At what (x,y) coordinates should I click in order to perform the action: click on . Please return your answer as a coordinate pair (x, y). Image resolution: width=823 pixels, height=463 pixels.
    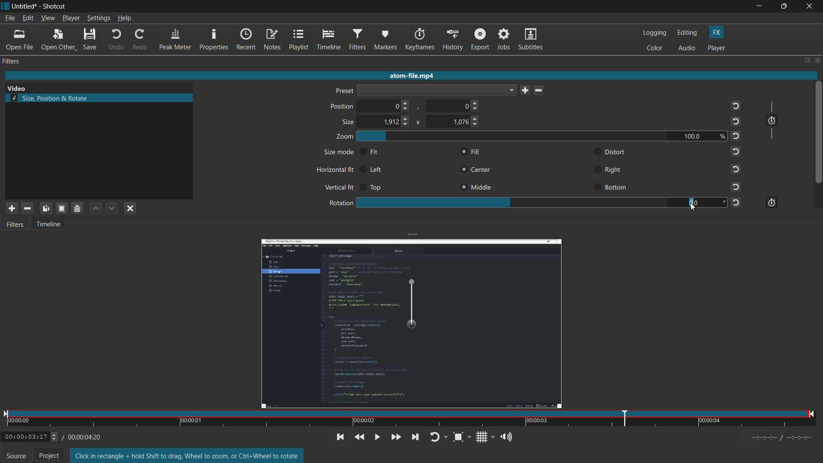
    Looking at the image, I should click on (736, 187).